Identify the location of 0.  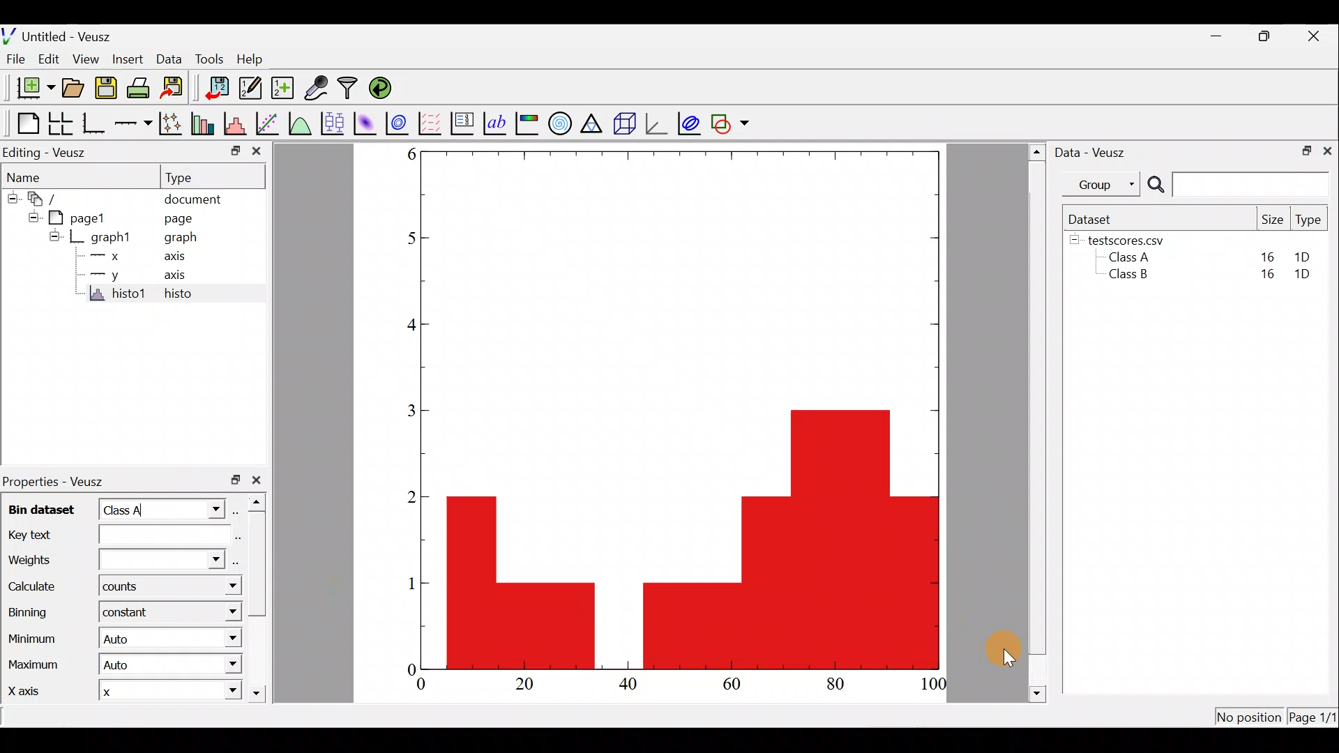
(406, 667).